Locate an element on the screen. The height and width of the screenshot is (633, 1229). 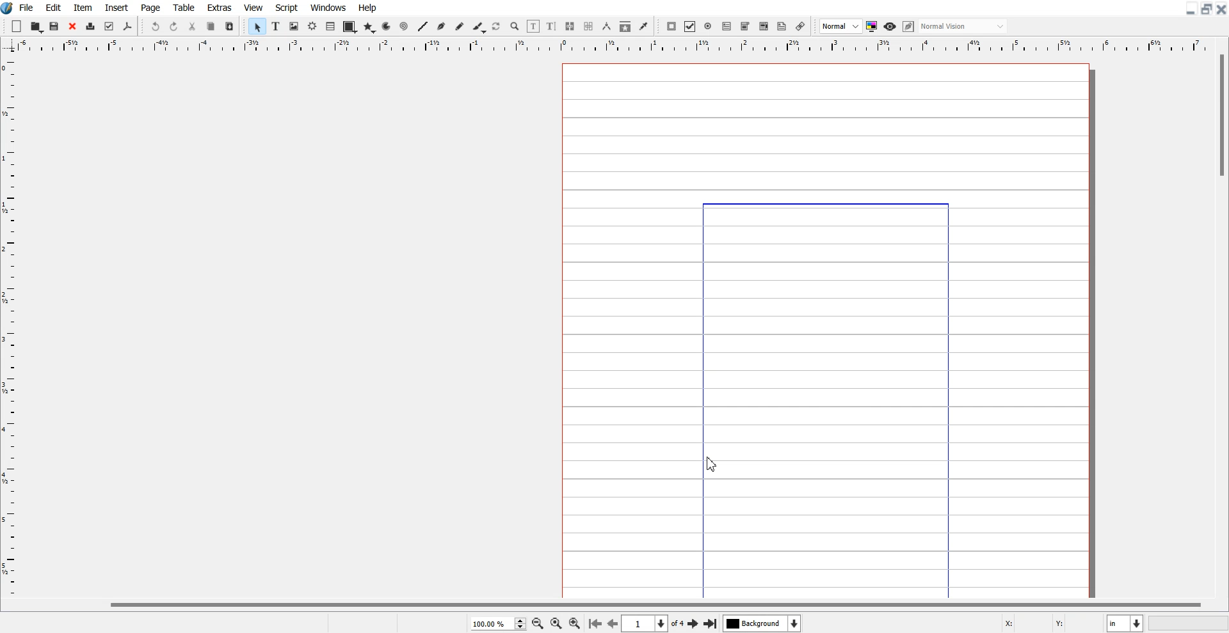
Select the current layer is located at coordinates (764, 623).